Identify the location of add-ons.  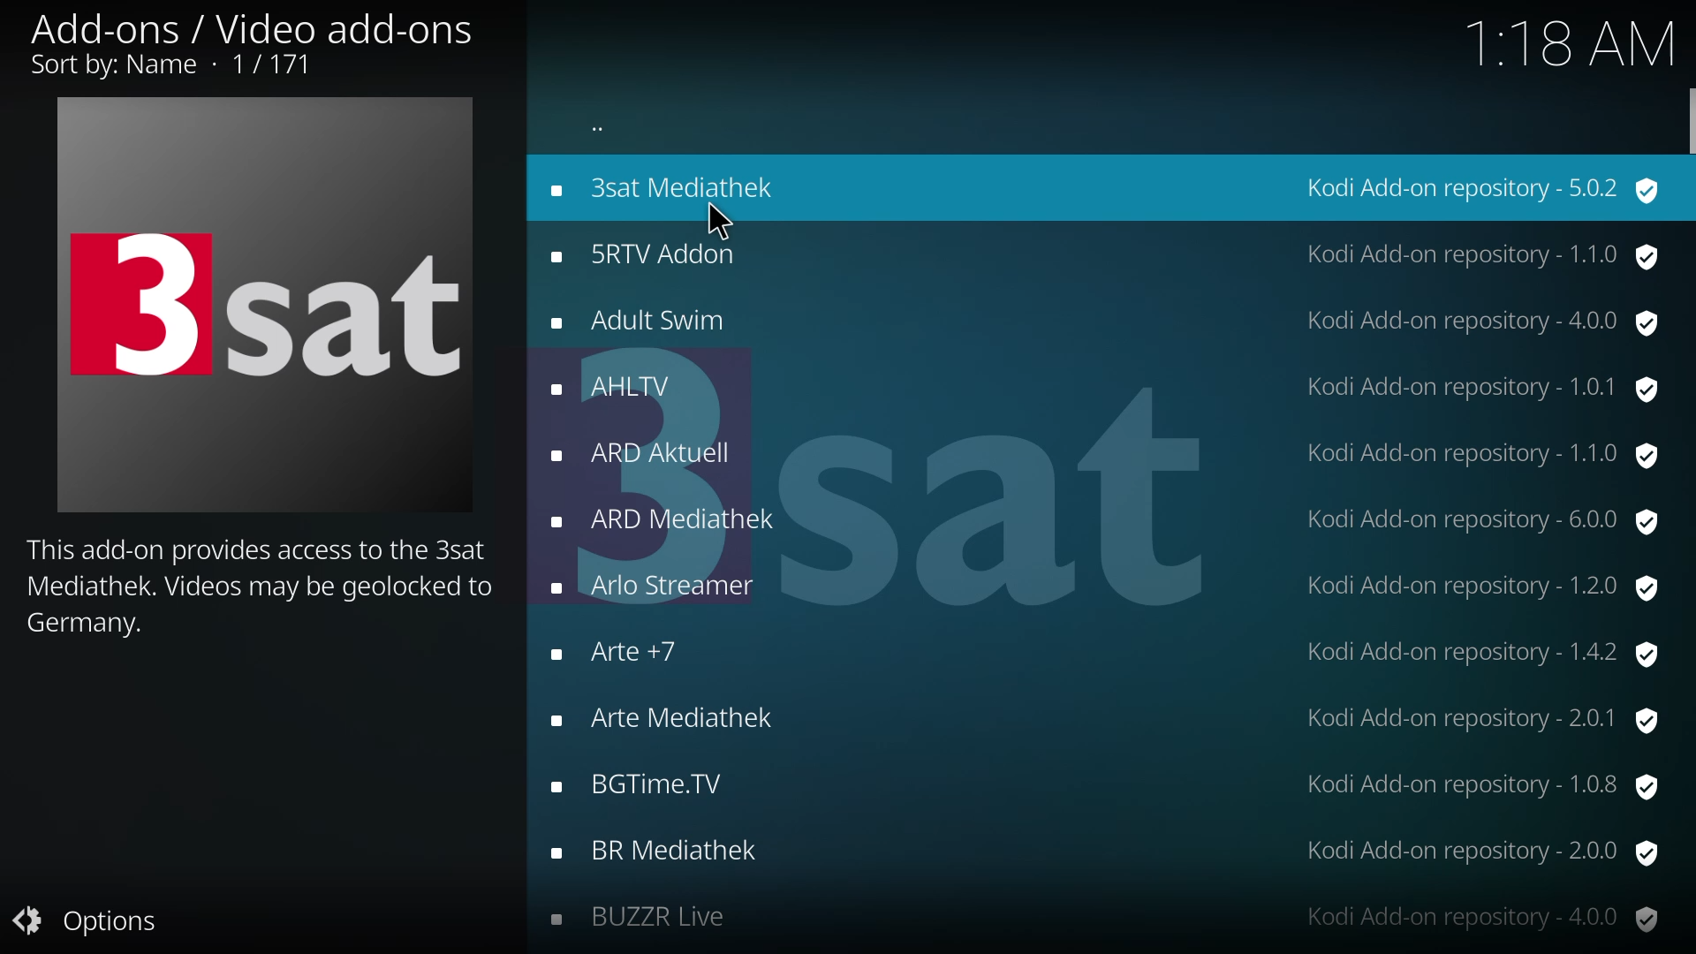
(634, 784).